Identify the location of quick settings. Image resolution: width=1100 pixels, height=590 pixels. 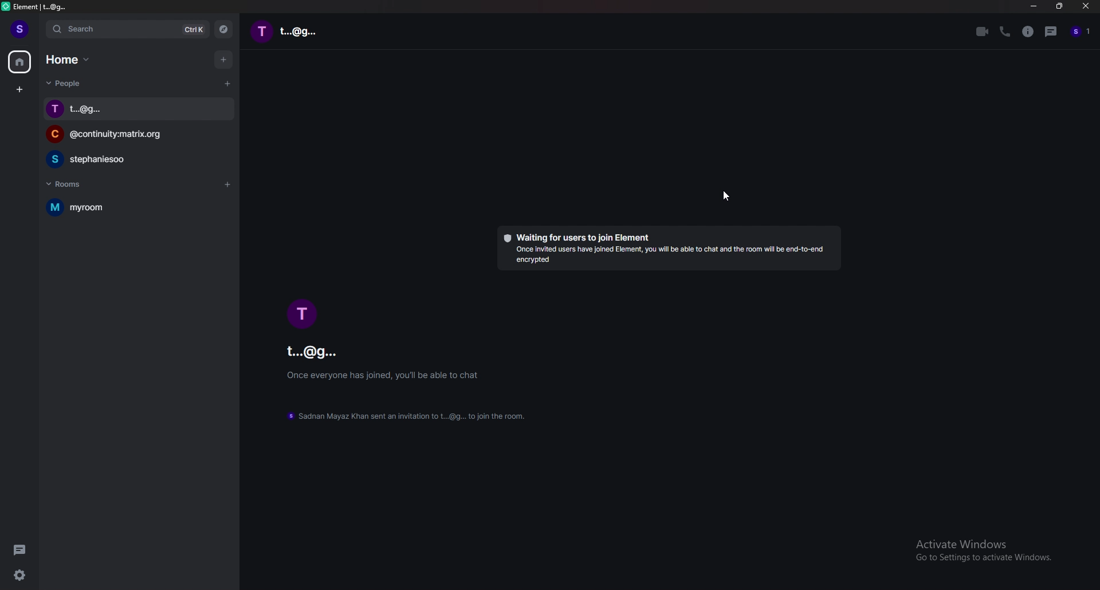
(21, 575).